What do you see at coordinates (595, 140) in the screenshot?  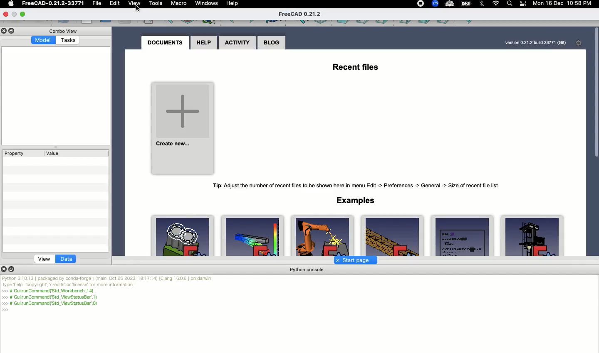 I see `Scroll` at bounding box center [595, 140].